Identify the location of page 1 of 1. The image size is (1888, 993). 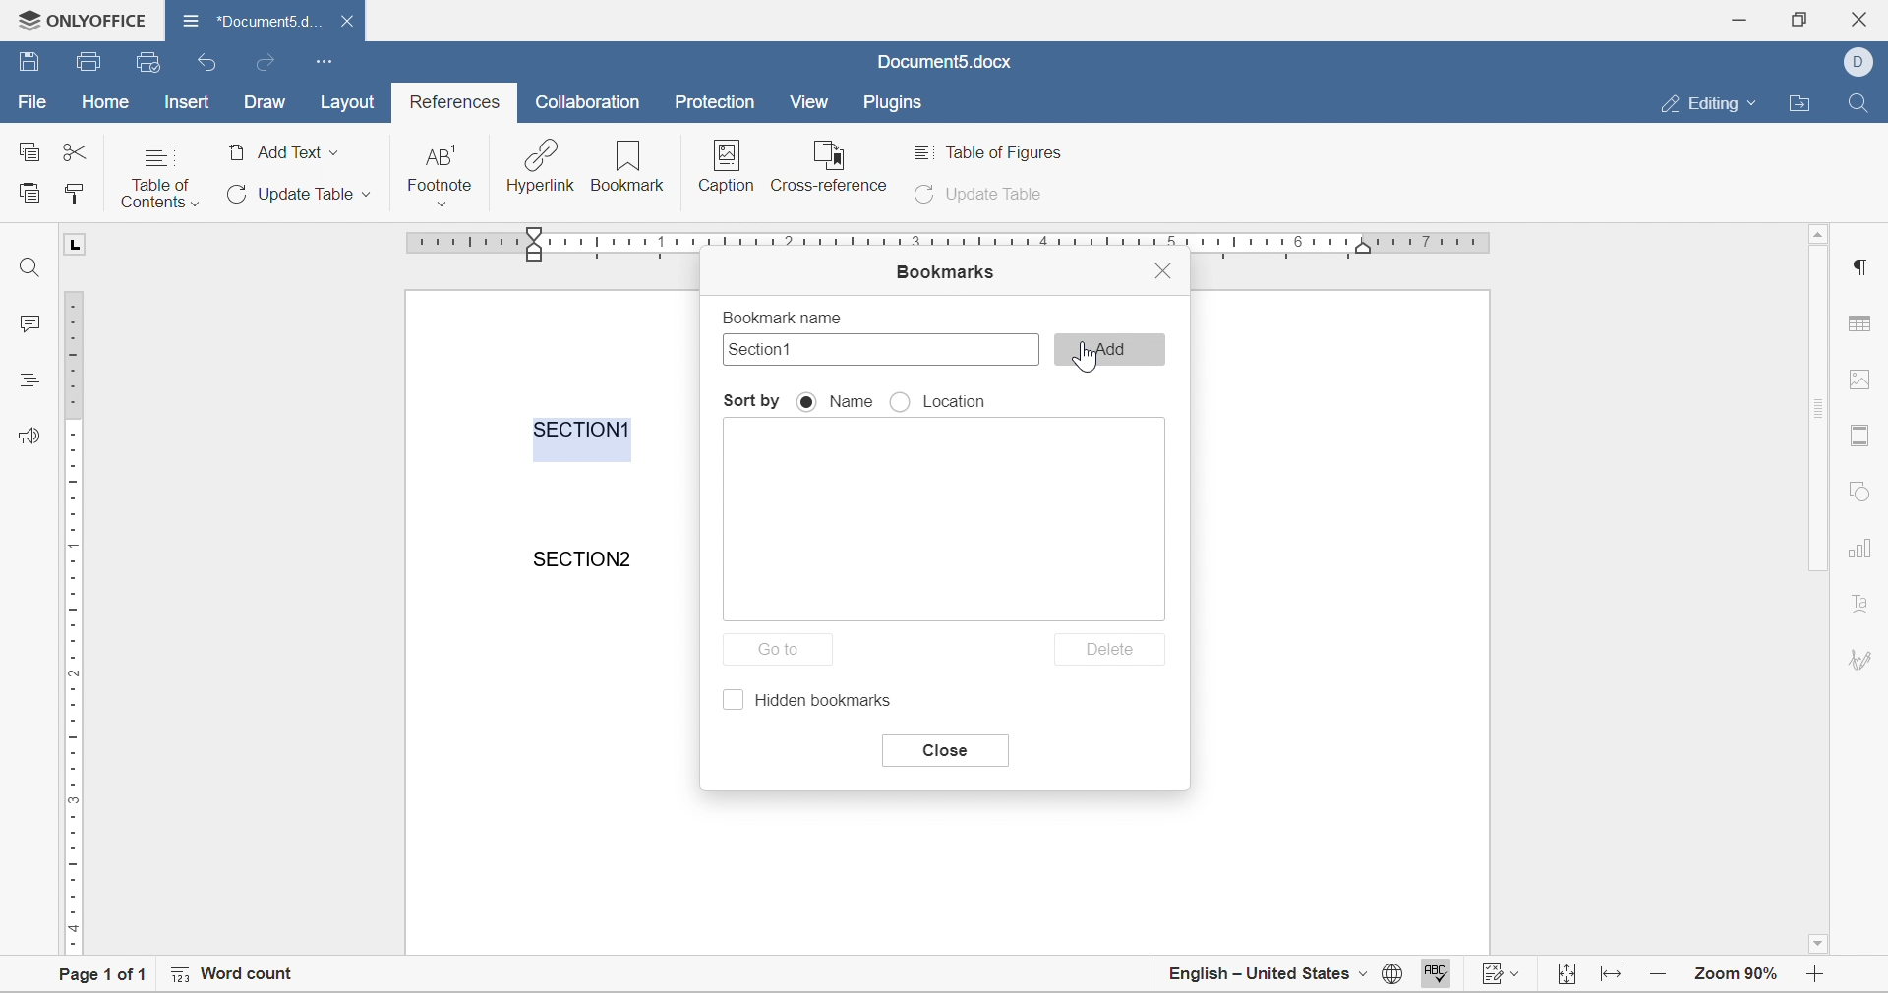
(94, 977).